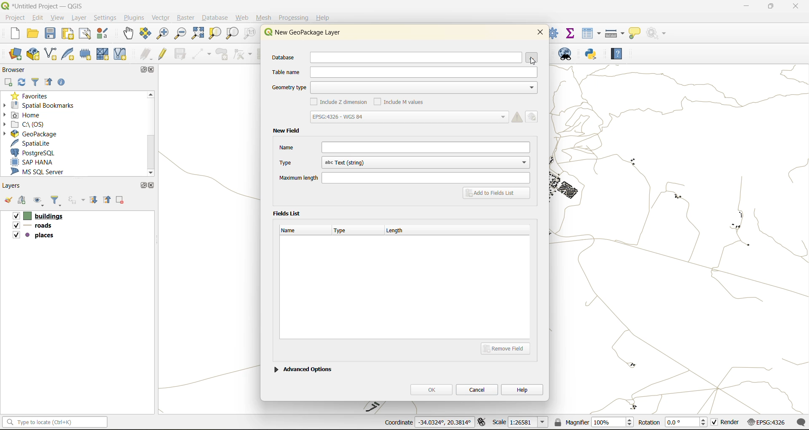 Image resolution: width=809 pixels, height=430 pixels. What do you see at coordinates (744, 8) in the screenshot?
I see `minimize` at bounding box center [744, 8].